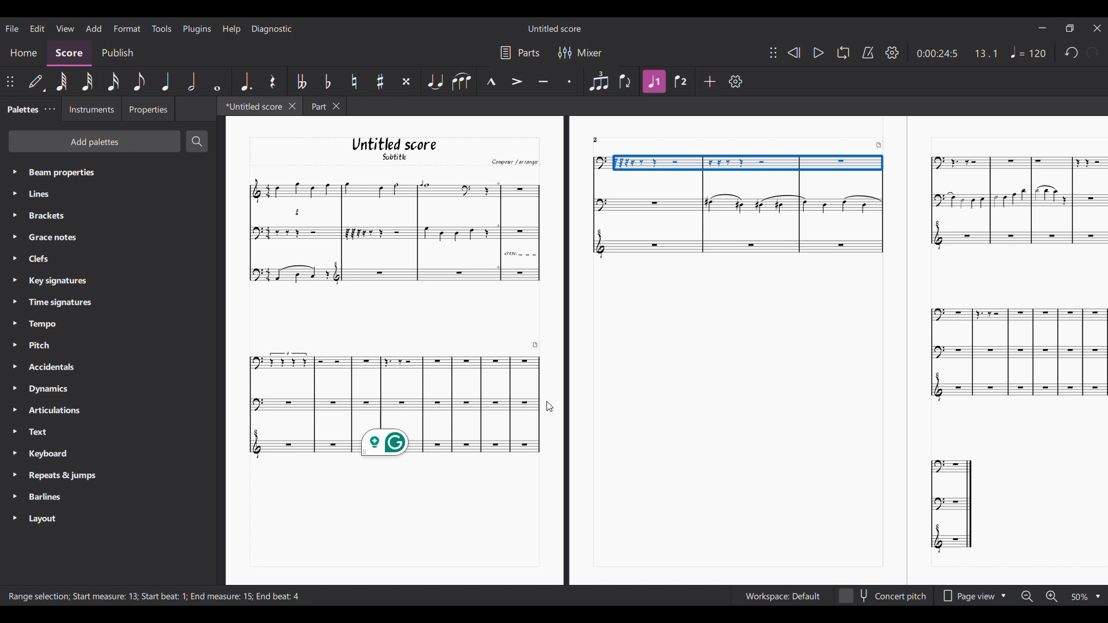 Image resolution: width=1108 pixels, height=623 pixels. Describe the element at coordinates (21, 108) in the screenshot. I see `Palettes ` at that location.